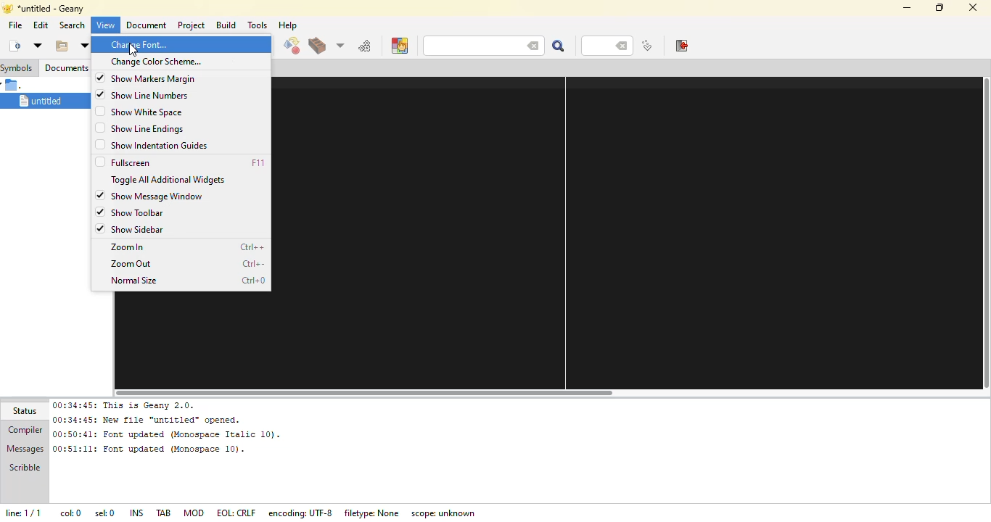  What do you see at coordinates (154, 78) in the screenshot?
I see `show markers margin` at bounding box center [154, 78].